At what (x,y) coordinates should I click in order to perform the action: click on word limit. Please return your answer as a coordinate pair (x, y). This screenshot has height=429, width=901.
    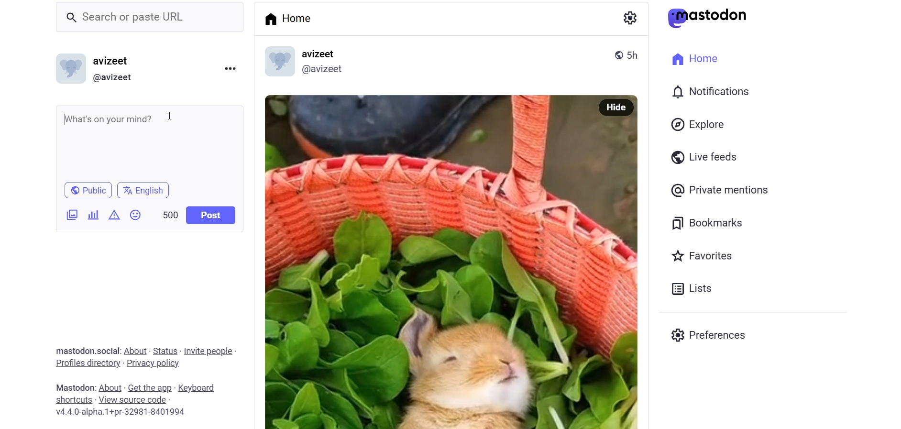
    Looking at the image, I should click on (168, 215).